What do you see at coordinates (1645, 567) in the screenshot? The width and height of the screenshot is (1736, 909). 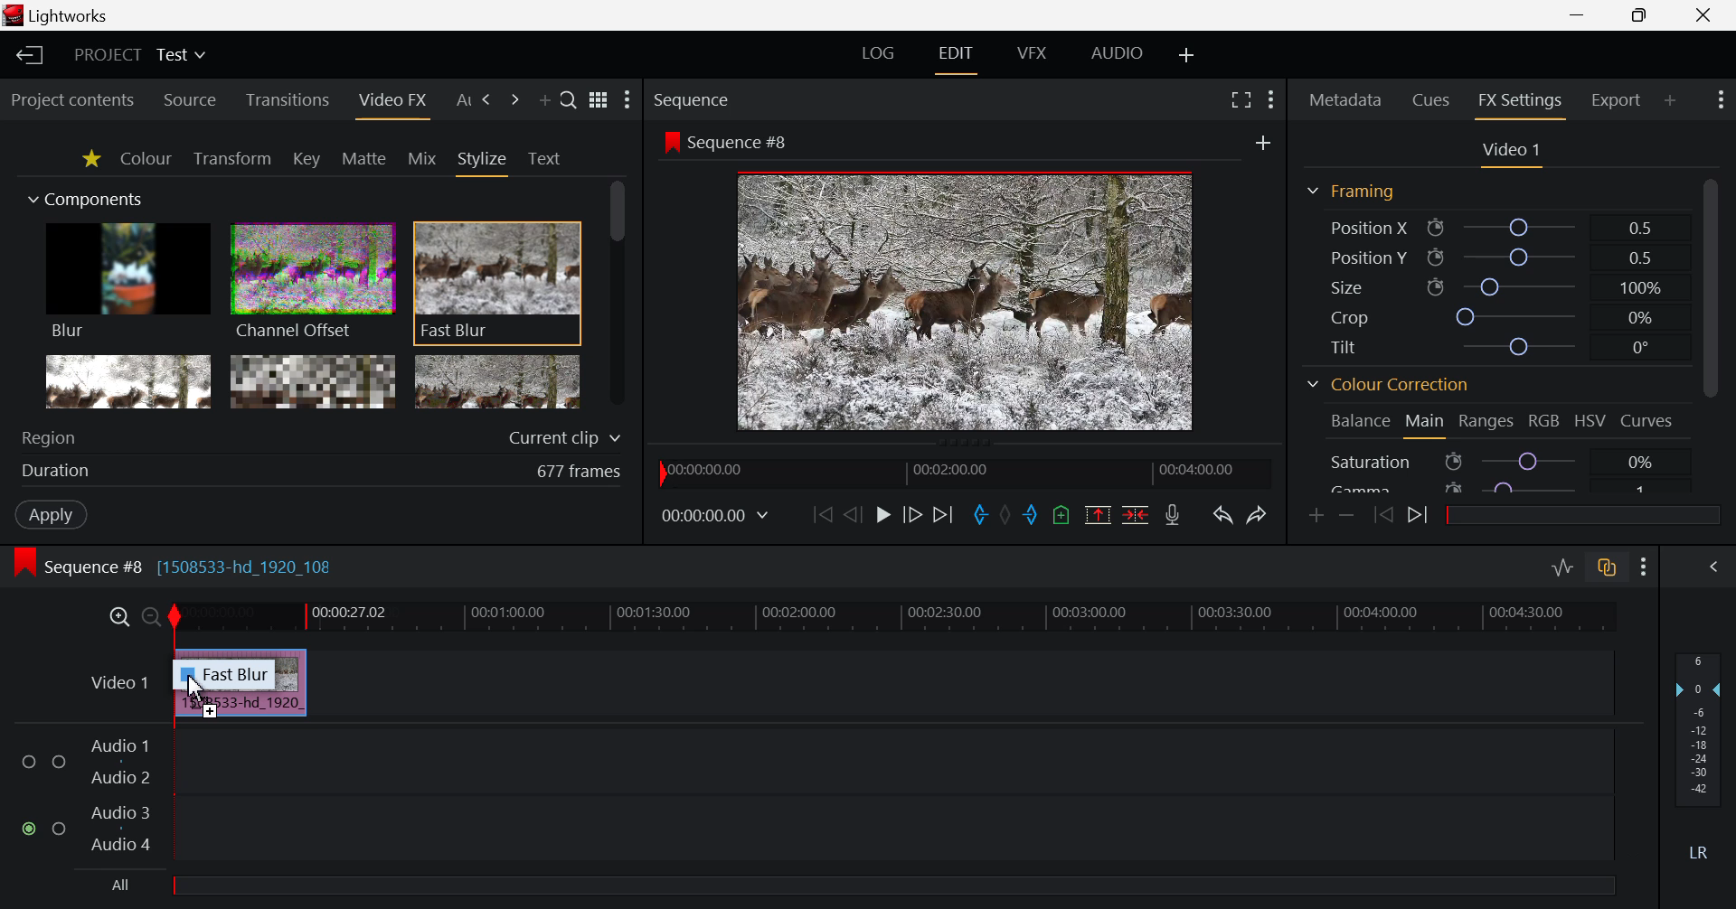 I see `Show Settings` at bounding box center [1645, 567].